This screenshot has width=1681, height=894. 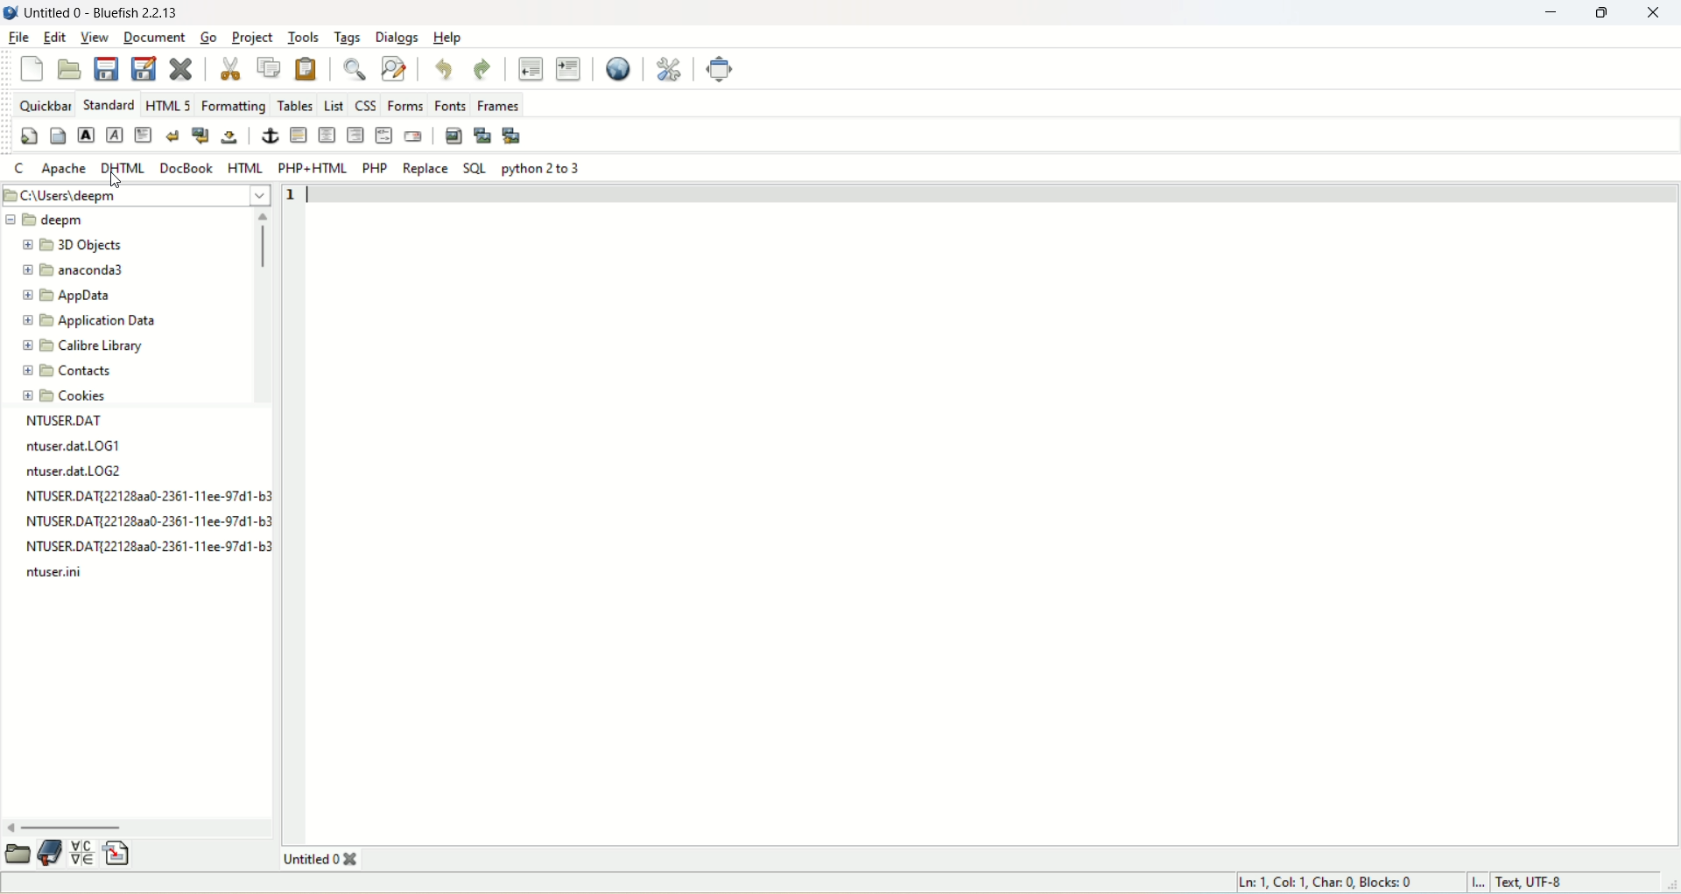 I want to click on docbook, so click(x=186, y=168).